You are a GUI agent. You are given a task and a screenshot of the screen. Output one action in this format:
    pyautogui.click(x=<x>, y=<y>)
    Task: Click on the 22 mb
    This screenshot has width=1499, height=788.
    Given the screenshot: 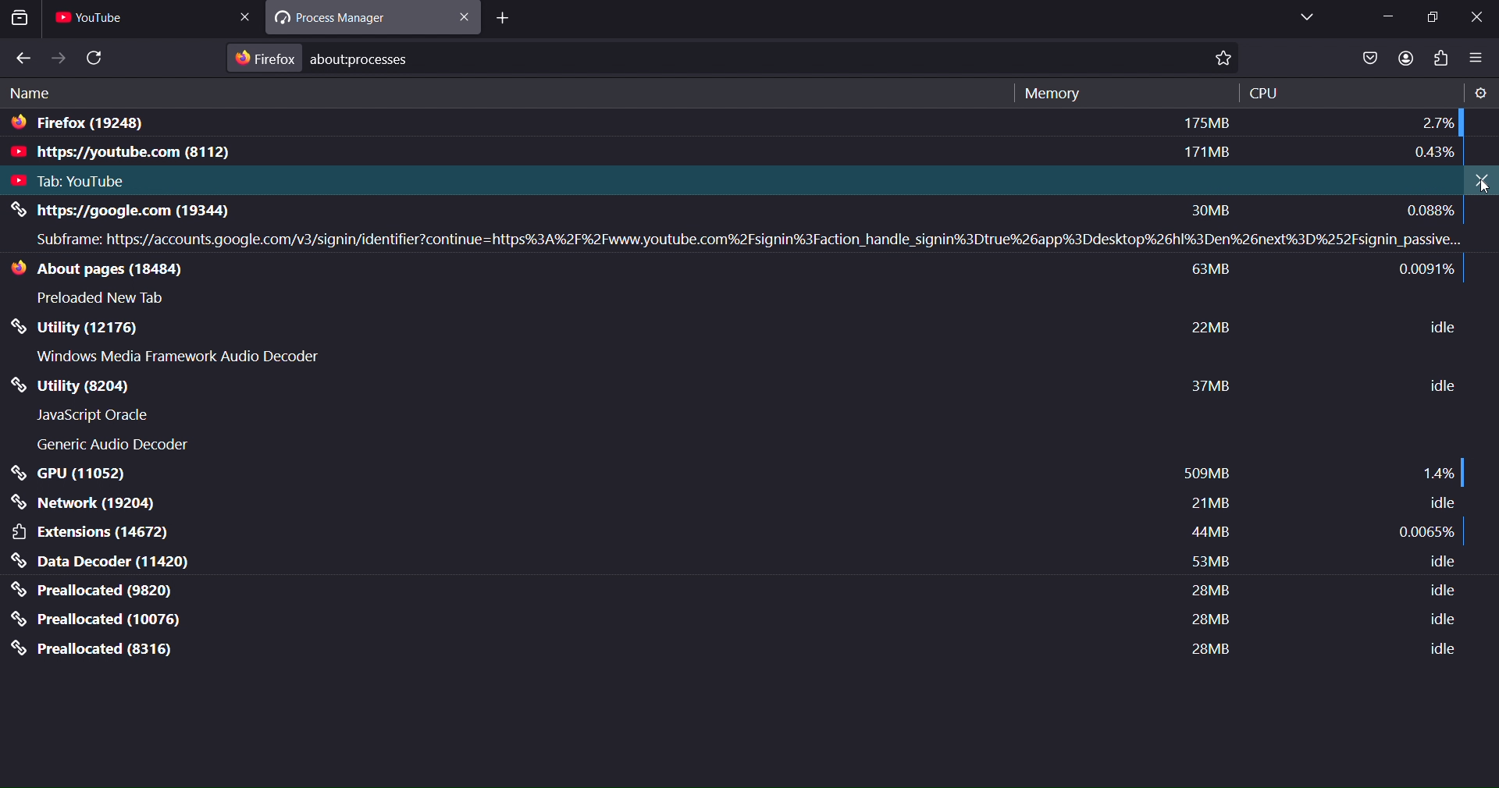 What is the action you would take?
    pyautogui.click(x=1212, y=328)
    